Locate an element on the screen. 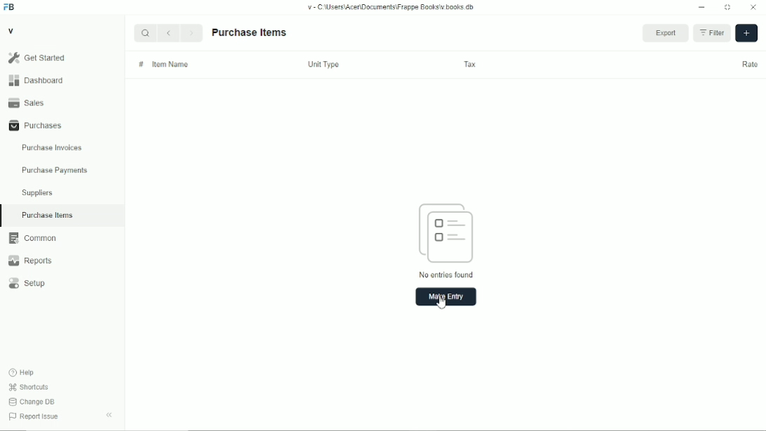 This screenshot has height=431, width=766. rate is located at coordinates (746, 64).